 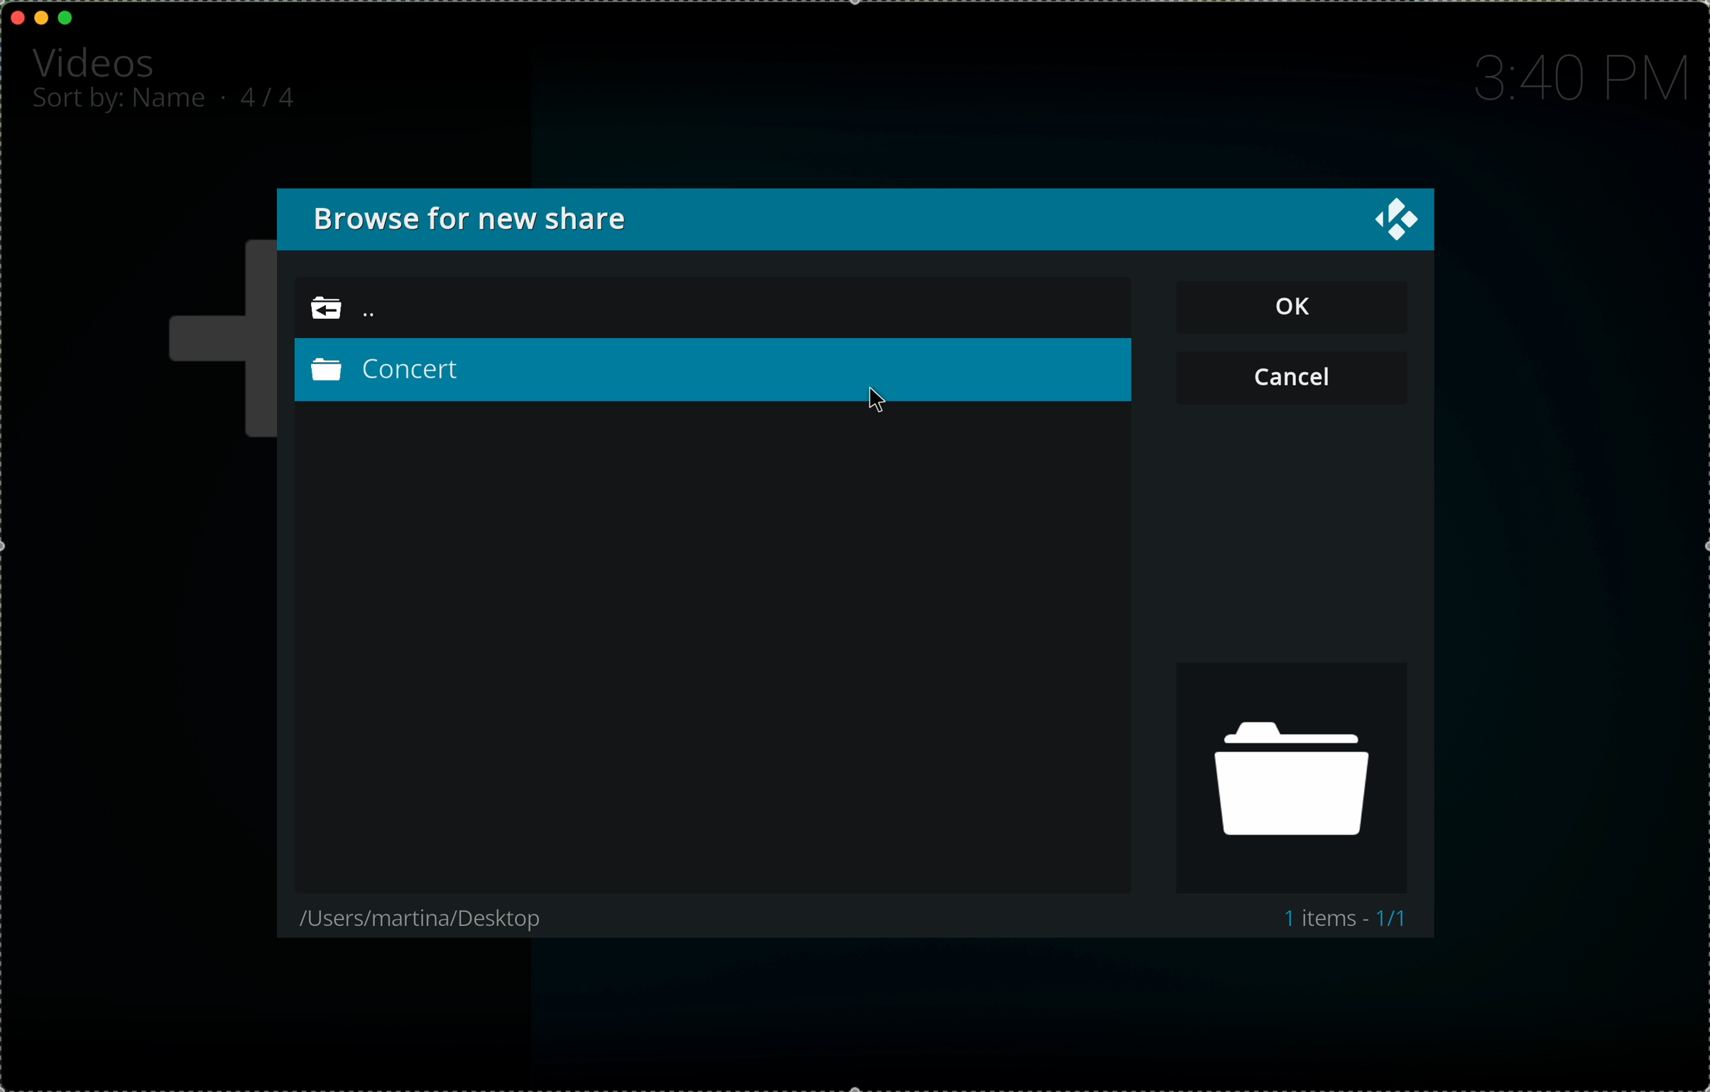 What do you see at coordinates (1301, 374) in the screenshot?
I see `` at bounding box center [1301, 374].